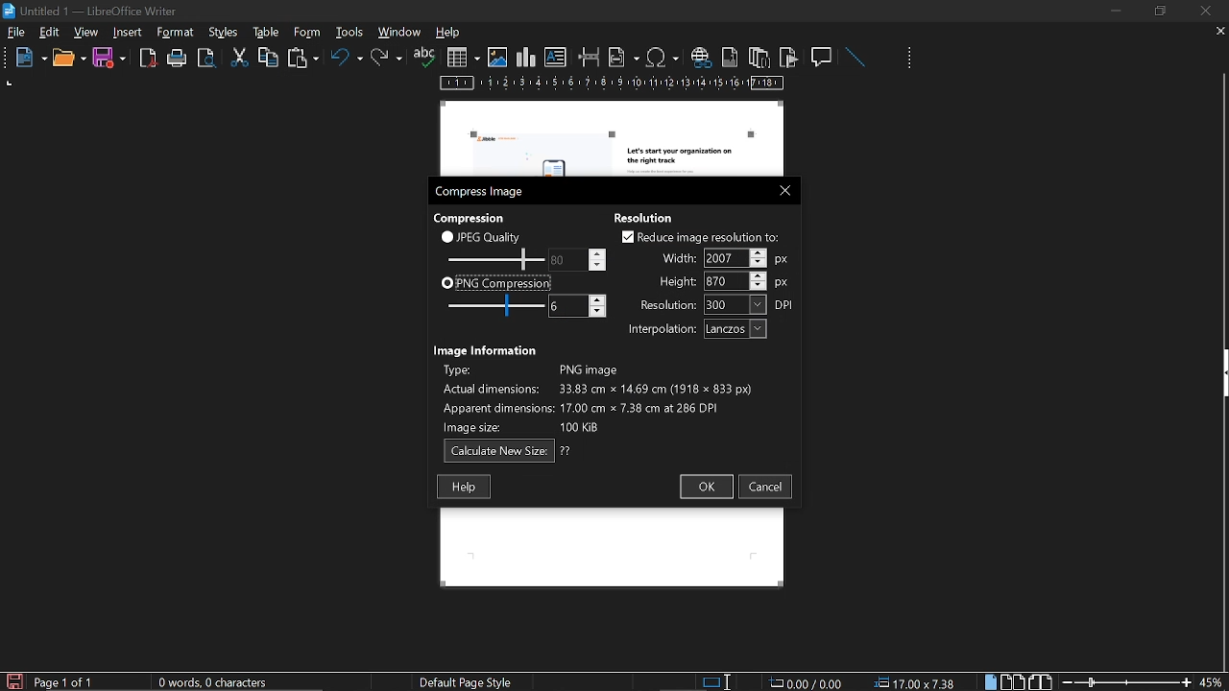 The height and width of the screenshot is (691, 1229). What do you see at coordinates (597, 395) in the screenshot?
I see `image info` at bounding box center [597, 395].